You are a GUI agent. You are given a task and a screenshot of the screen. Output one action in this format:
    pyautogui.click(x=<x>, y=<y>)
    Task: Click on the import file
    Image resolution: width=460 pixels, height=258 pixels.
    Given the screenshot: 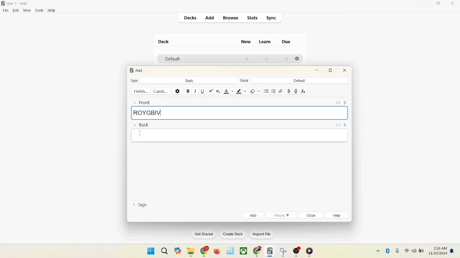 What is the action you would take?
    pyautogui.click(x=261, y=235)
    